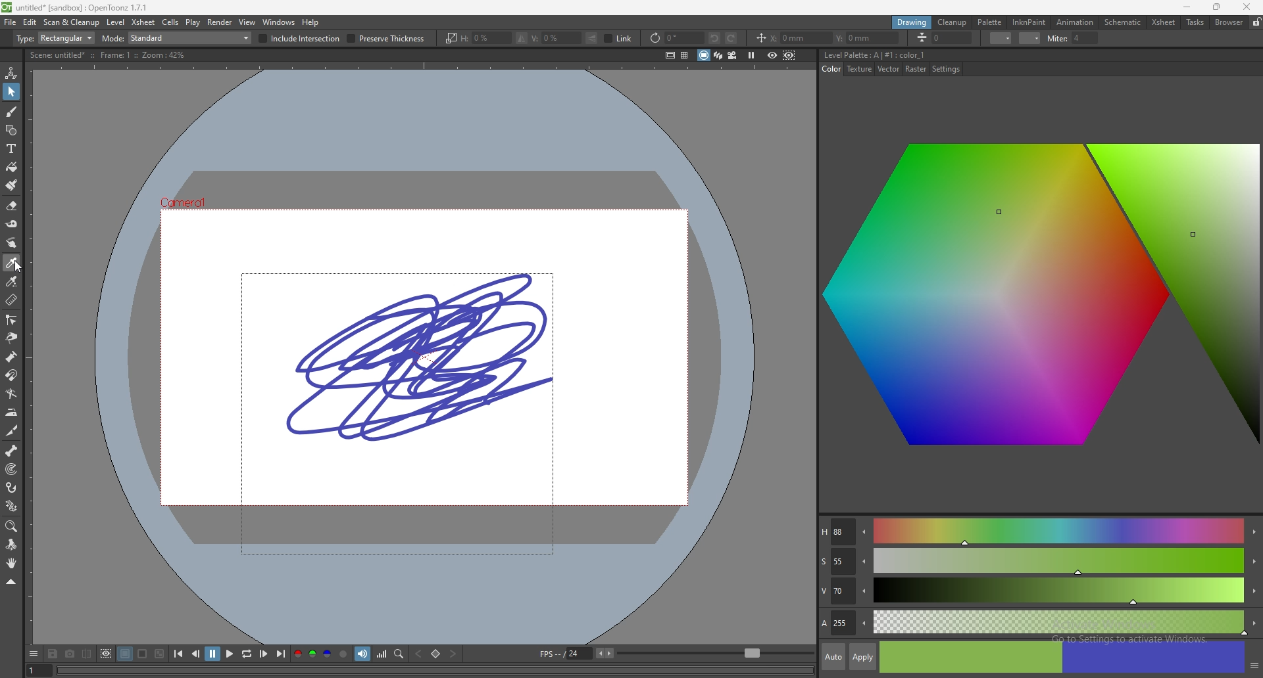  What do you see at coordinates (195, 198) in the screenshot?
I see `camera1` at bounding box center [195, 198].